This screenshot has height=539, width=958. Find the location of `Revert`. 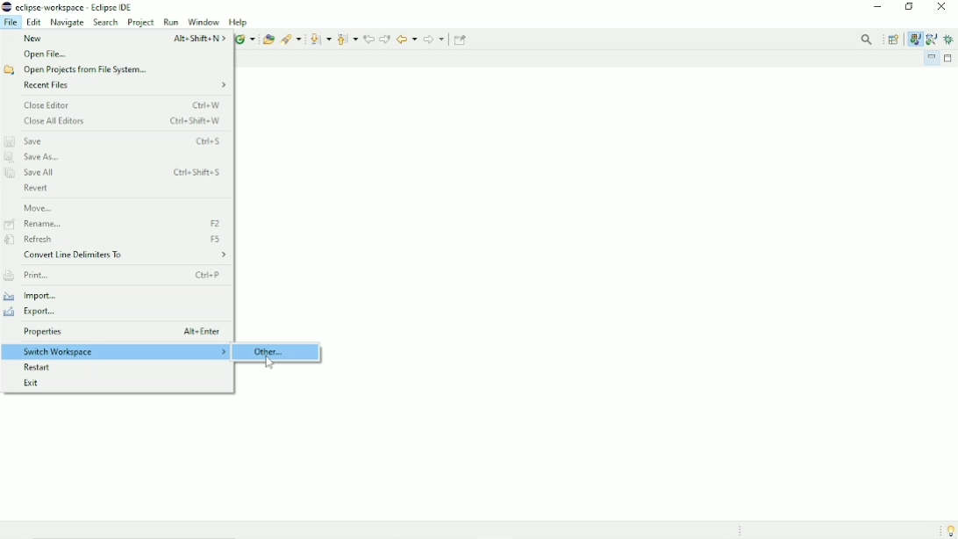

Revert is located at coordinates (36, 189).